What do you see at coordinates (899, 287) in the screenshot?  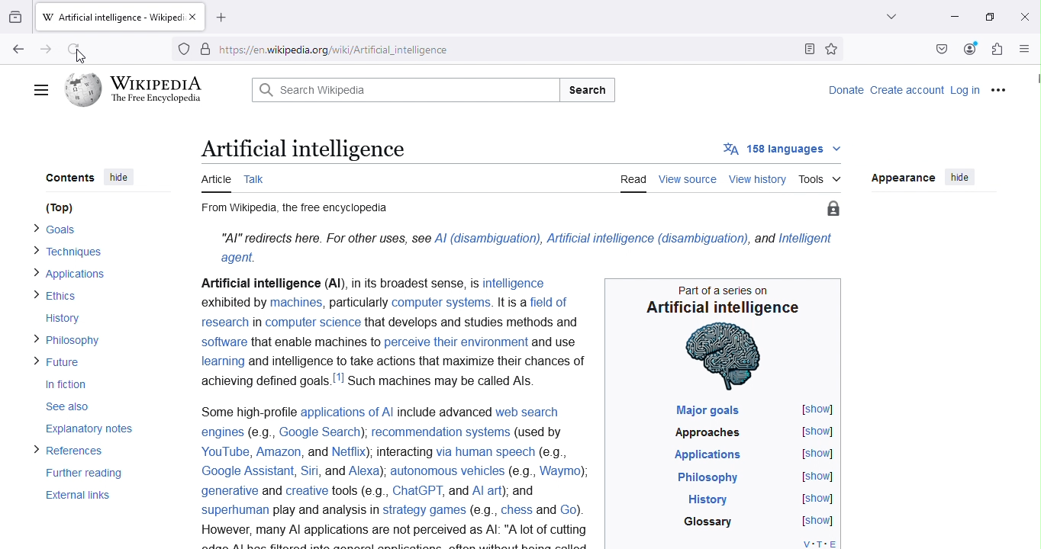 I see `Large` at bounding box center [899, 287].